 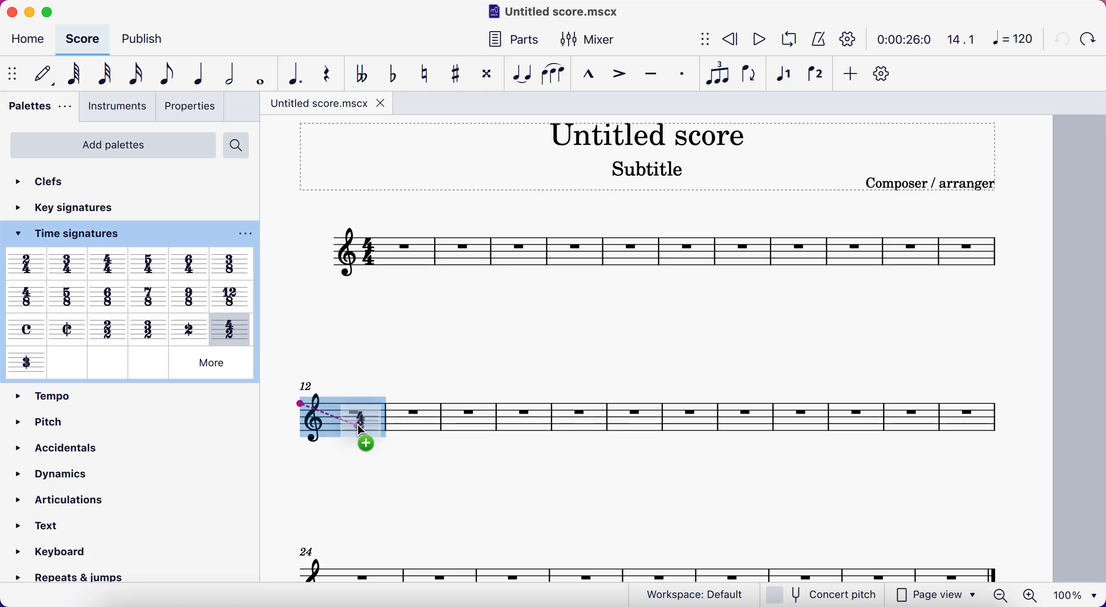 I want to click on whole note, so click(x=261, y=73).